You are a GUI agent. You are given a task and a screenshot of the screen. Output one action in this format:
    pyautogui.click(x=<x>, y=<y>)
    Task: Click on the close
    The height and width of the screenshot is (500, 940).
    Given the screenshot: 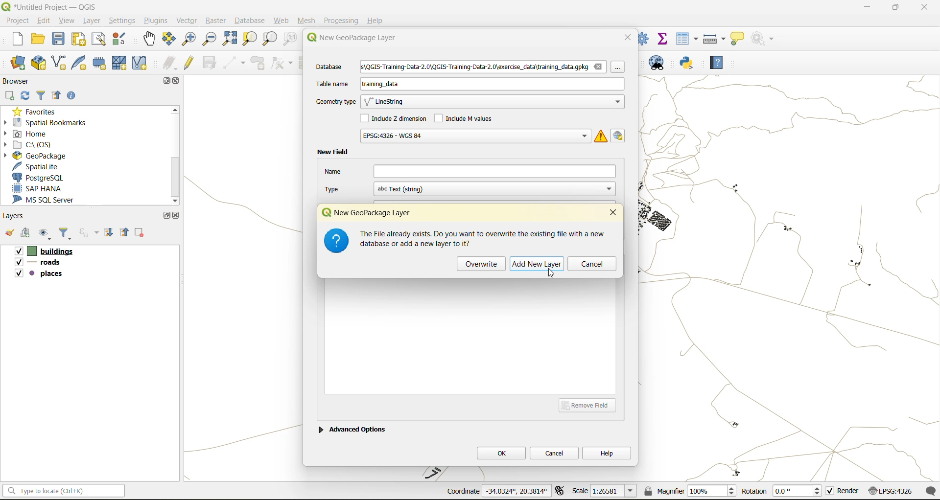 What is the action you would take?
    pyautogui.click(x=919, y=8)
    